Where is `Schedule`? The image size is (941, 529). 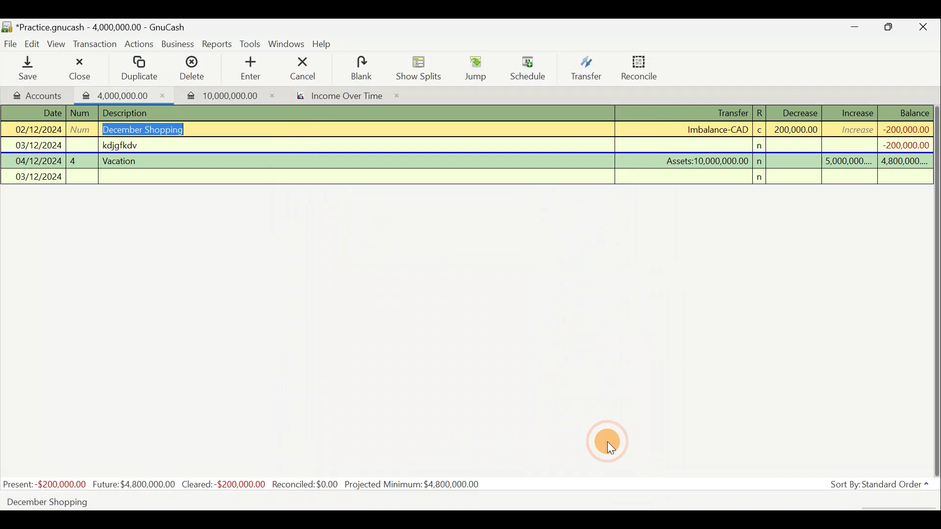
Schedule is located at coordinates (528, 69).